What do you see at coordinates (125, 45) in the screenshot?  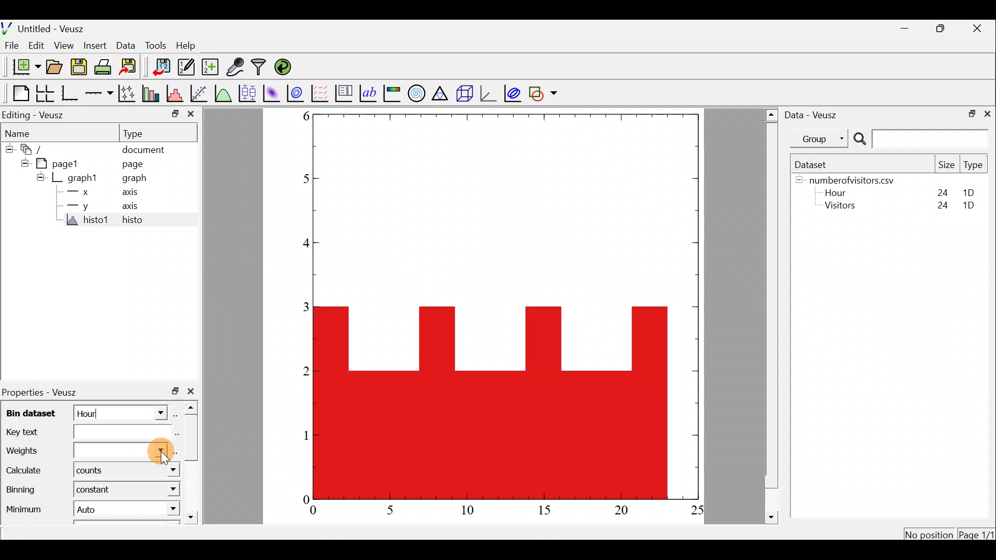 I see `Data` at bounding box center [125, 45].